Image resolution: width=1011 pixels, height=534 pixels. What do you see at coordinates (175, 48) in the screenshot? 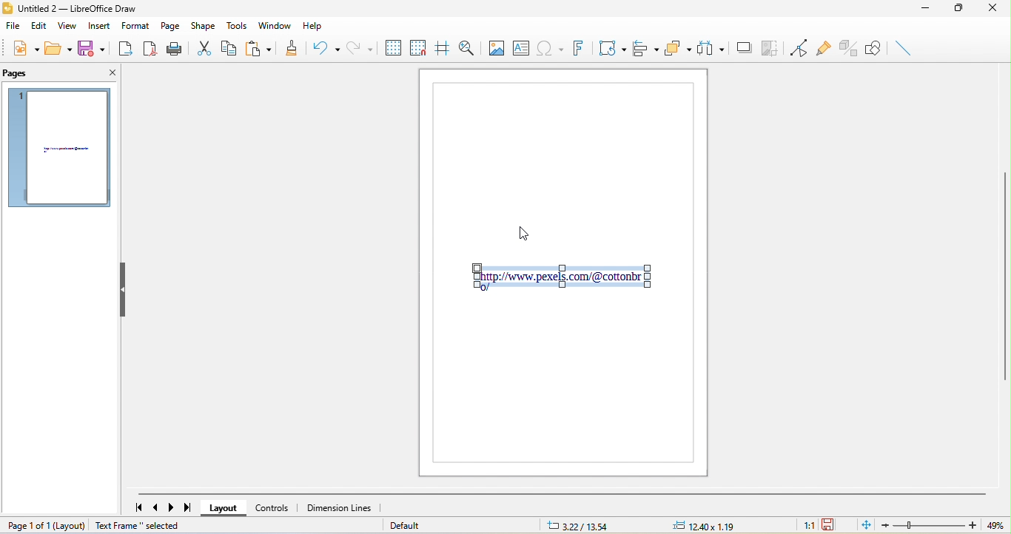
I see `print` at bounding box center [175, 48].